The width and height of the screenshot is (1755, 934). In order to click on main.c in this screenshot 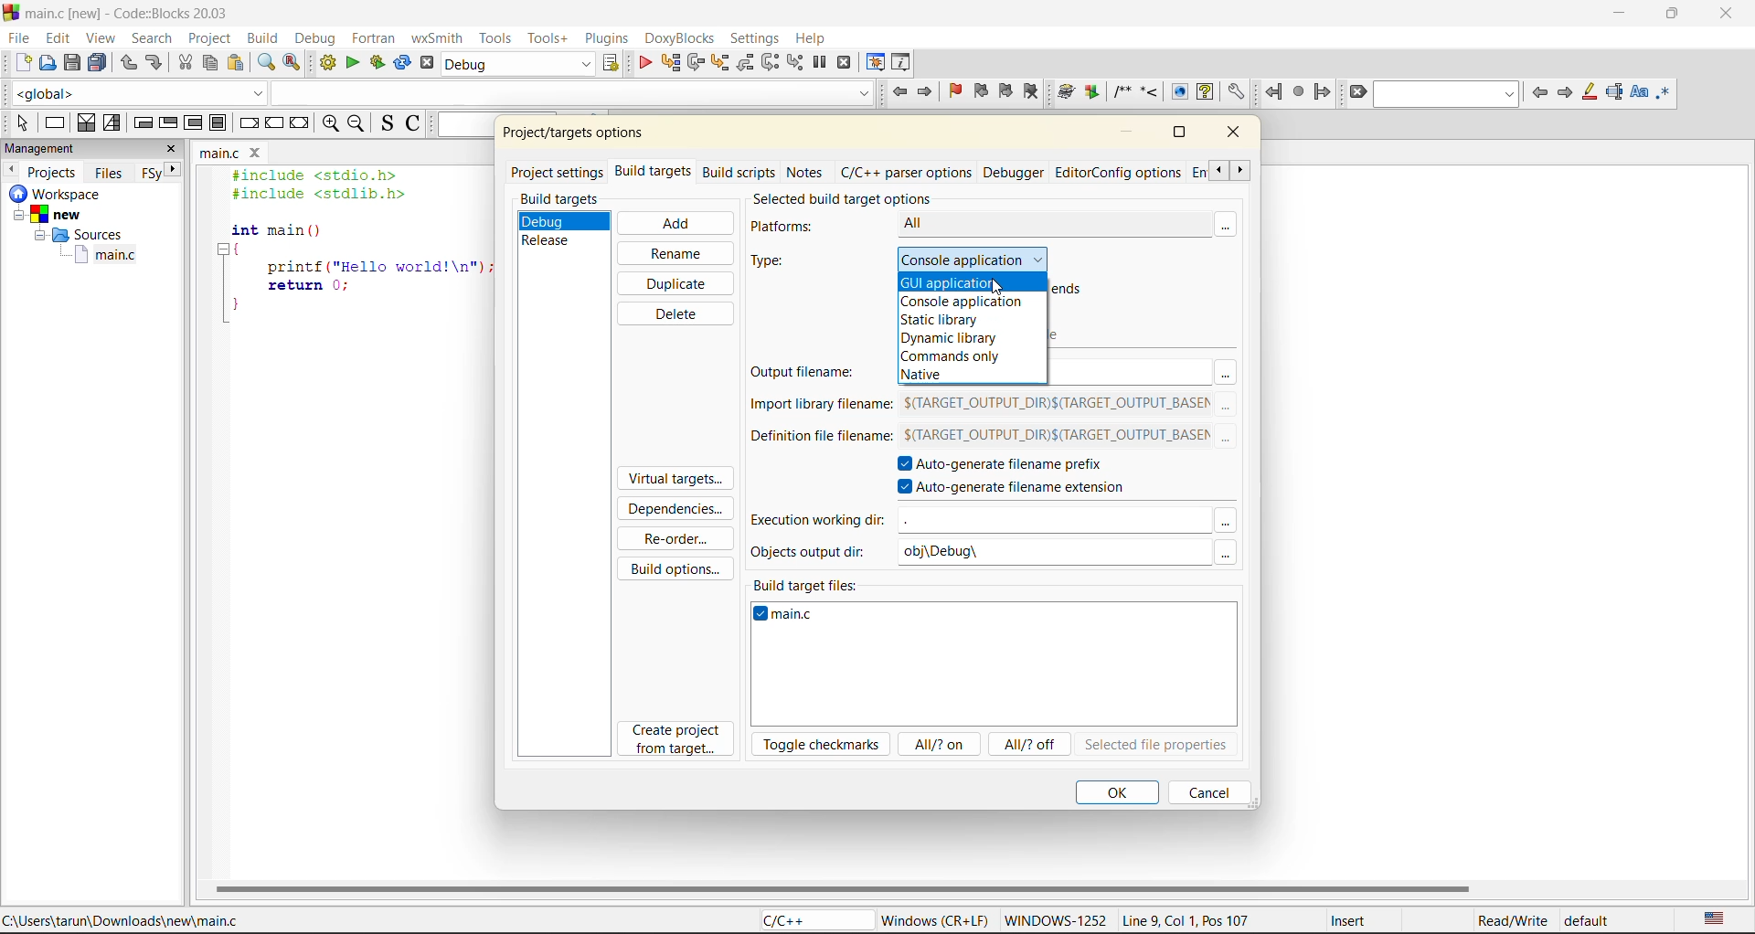, I will do `click(83, 255)`.